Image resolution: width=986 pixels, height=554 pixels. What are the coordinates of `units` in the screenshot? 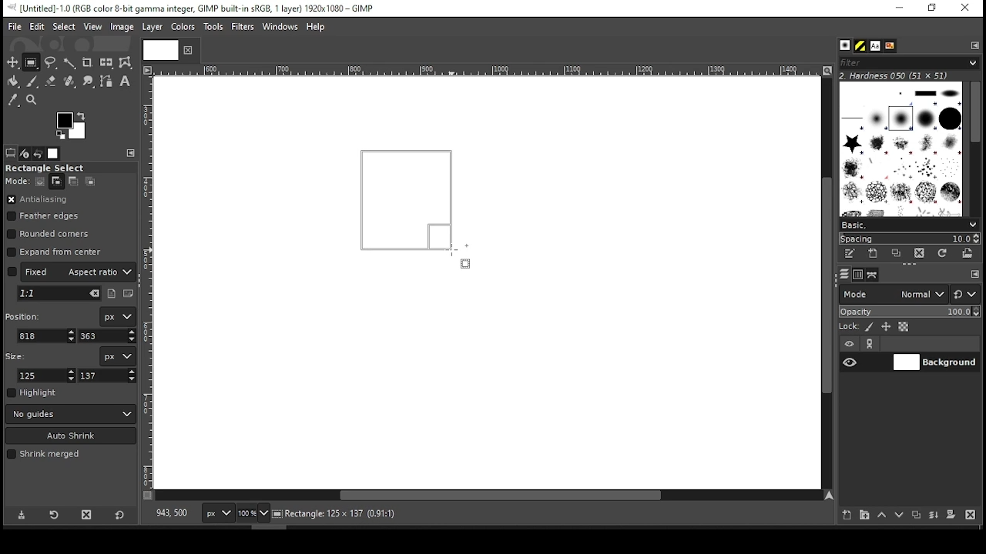 It's located at (117, 356).